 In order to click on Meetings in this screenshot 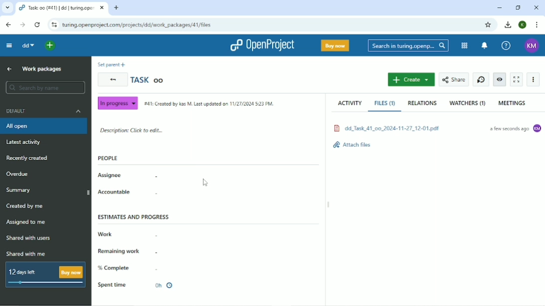, I will do `click(510, 103)`.